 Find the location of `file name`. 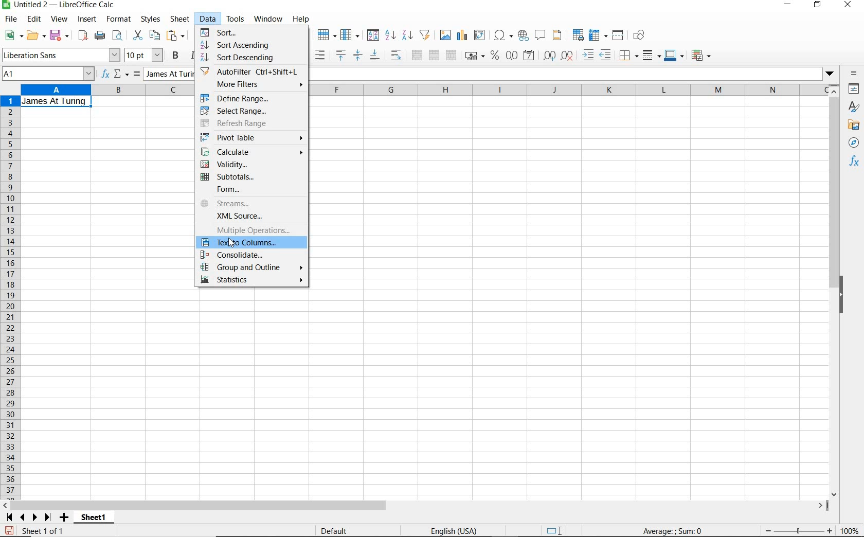

file name is located at coordinates (61, 5).